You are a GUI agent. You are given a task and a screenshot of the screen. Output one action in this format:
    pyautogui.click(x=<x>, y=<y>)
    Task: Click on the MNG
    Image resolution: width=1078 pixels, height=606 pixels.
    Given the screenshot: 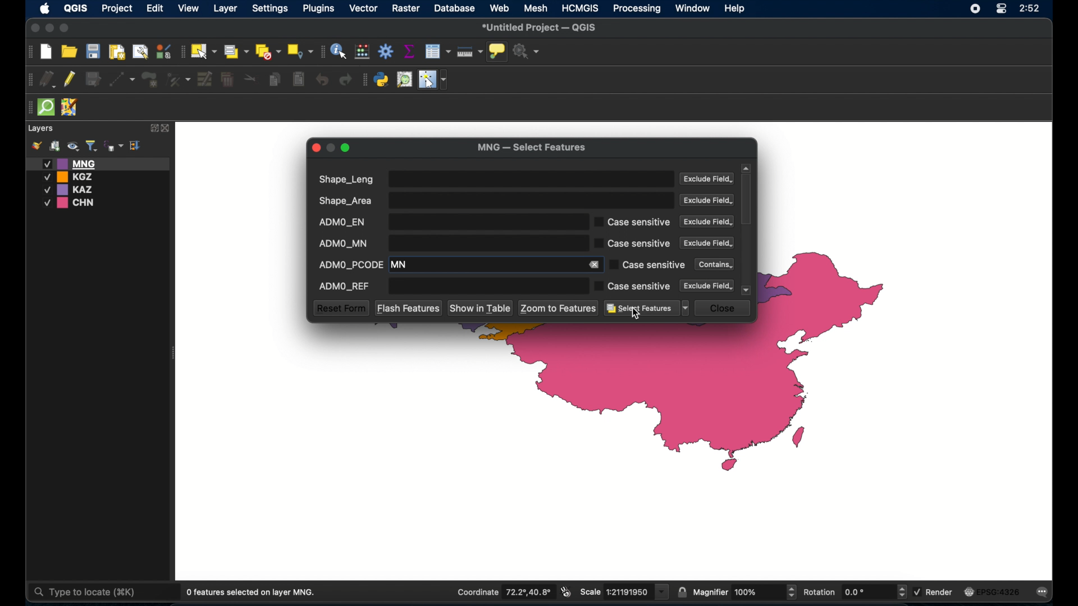 What is the action you would take?
    pyautogui.click(x=98, y=163)
    